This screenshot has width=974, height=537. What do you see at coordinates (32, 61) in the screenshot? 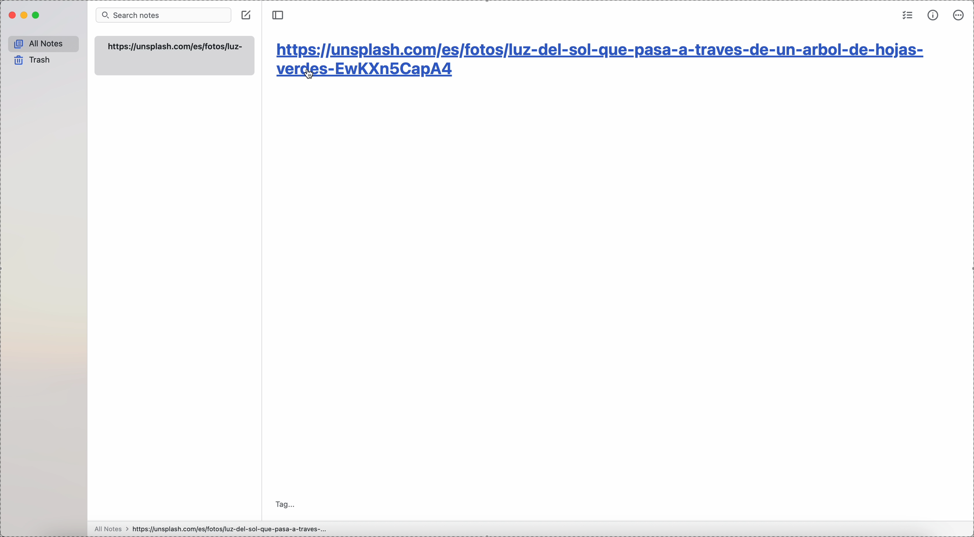
I see `trash` at bounding box center [32, 61].